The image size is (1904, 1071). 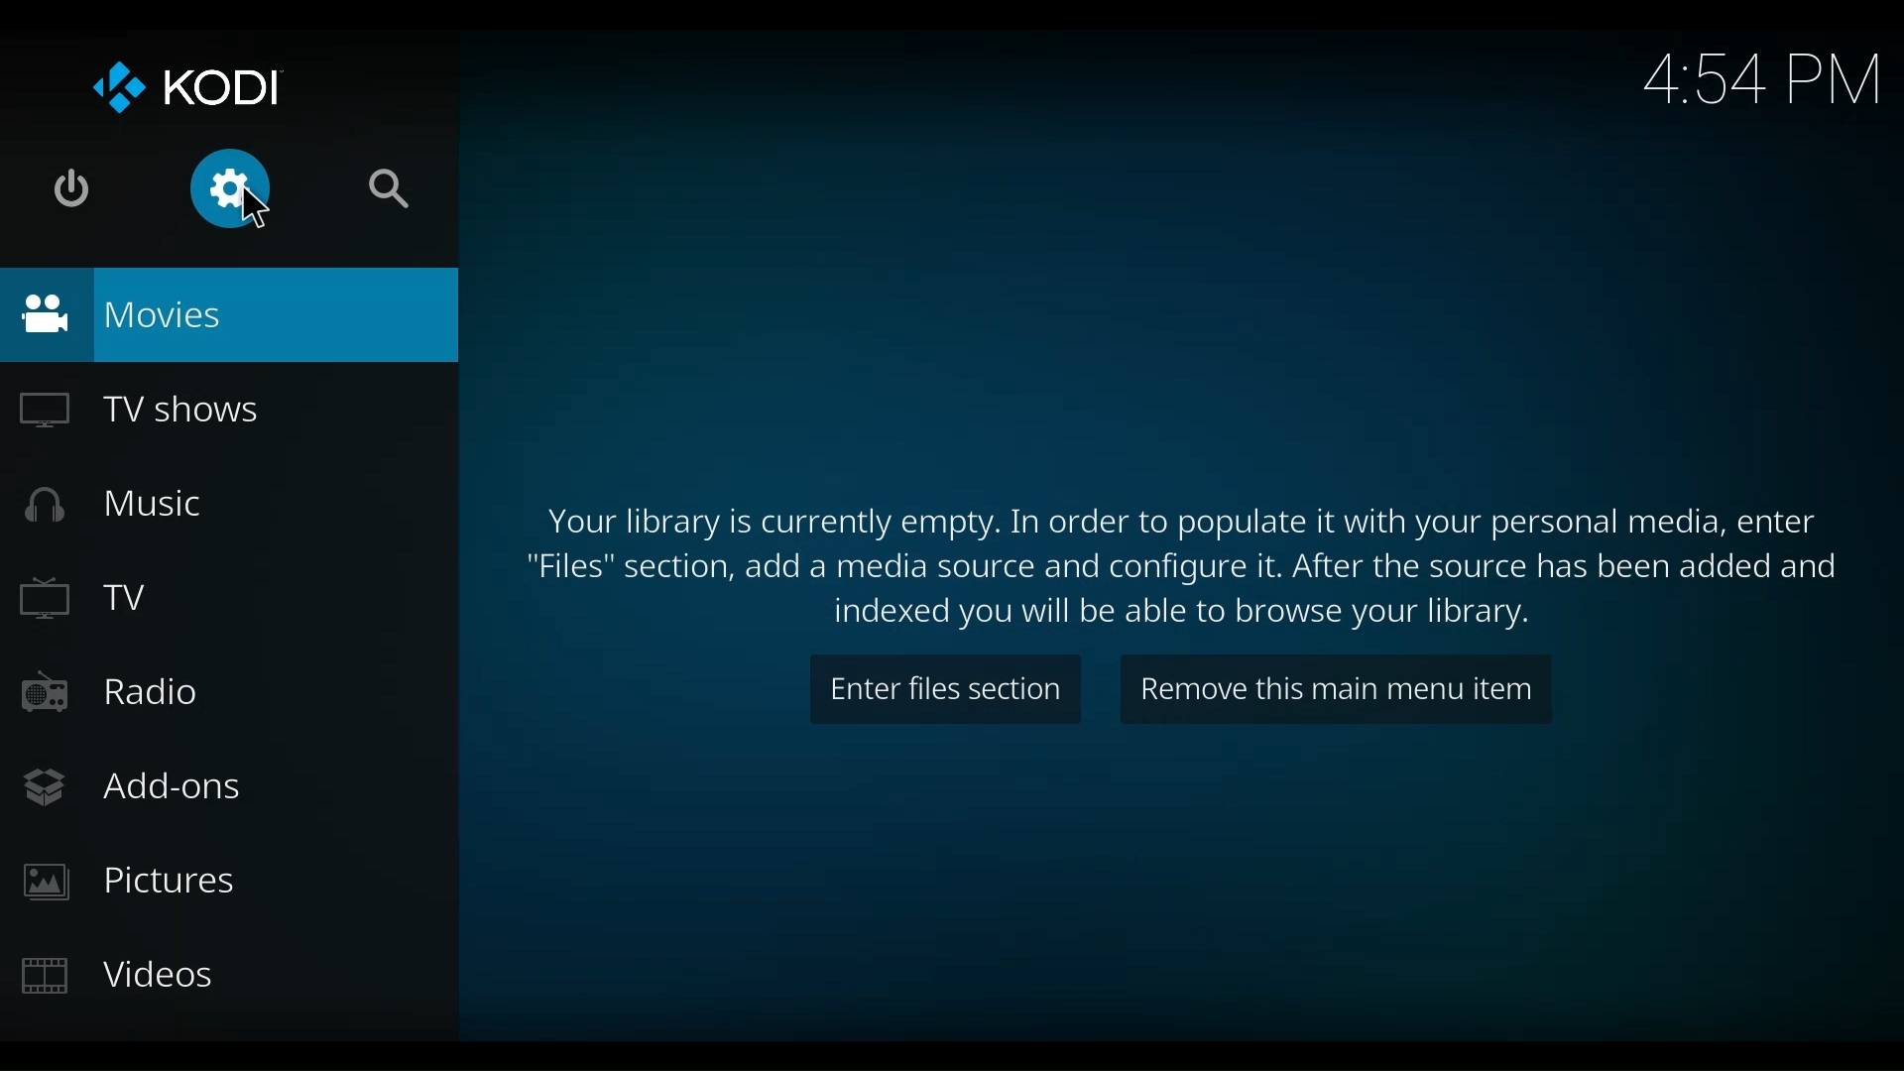 I want to click on Remove this main menu item, so click(x=1340, y=686).